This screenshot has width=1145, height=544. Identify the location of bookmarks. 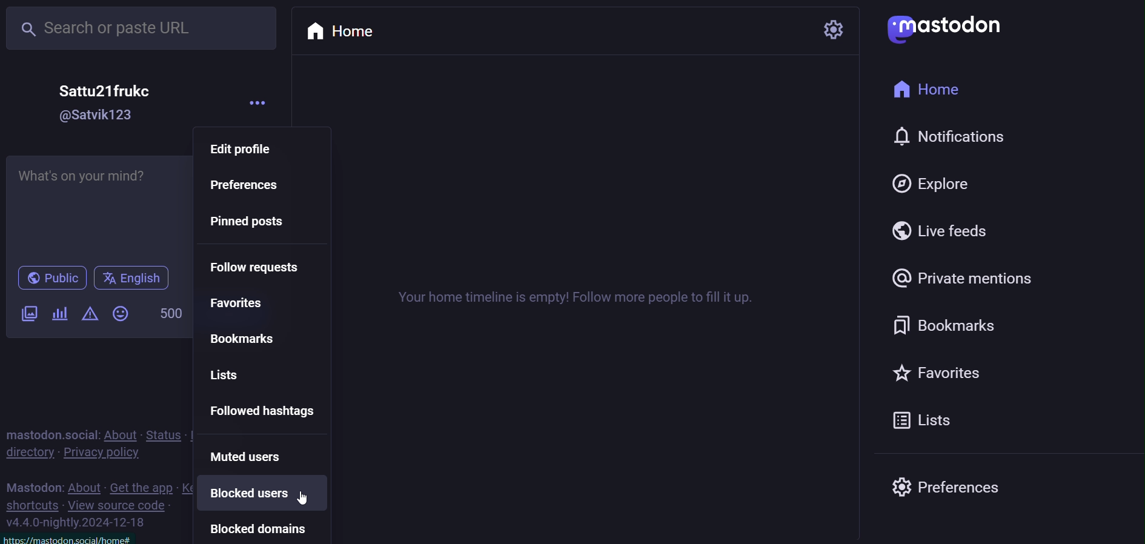
(964, 327).